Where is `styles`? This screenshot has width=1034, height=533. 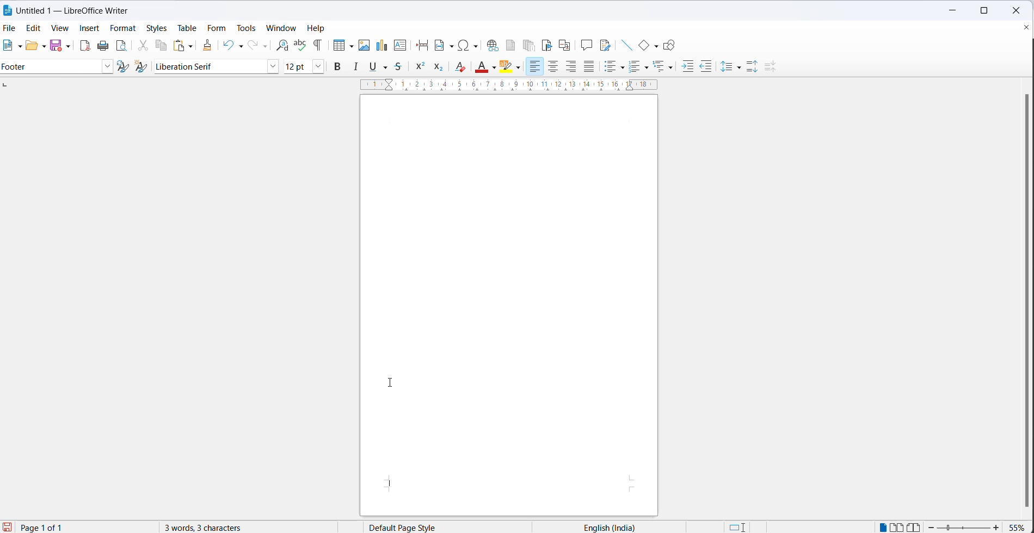
styles is located at coordinates (157, 29).